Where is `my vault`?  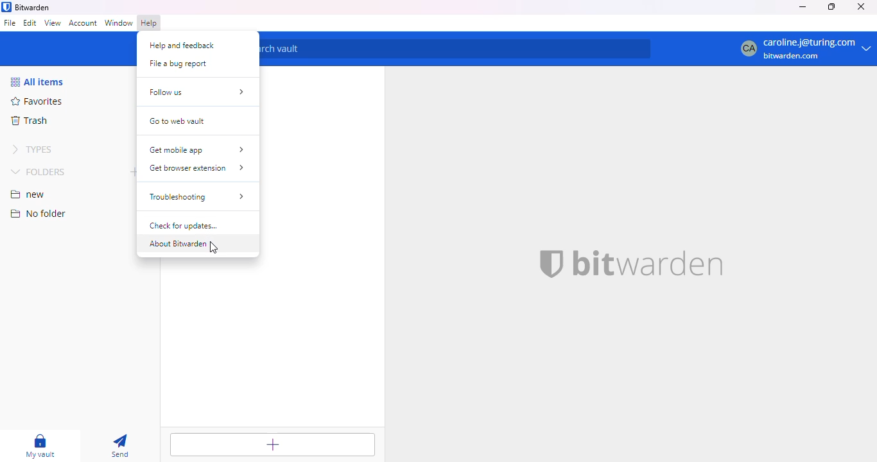
my vault is located at coordinates (40, 446).